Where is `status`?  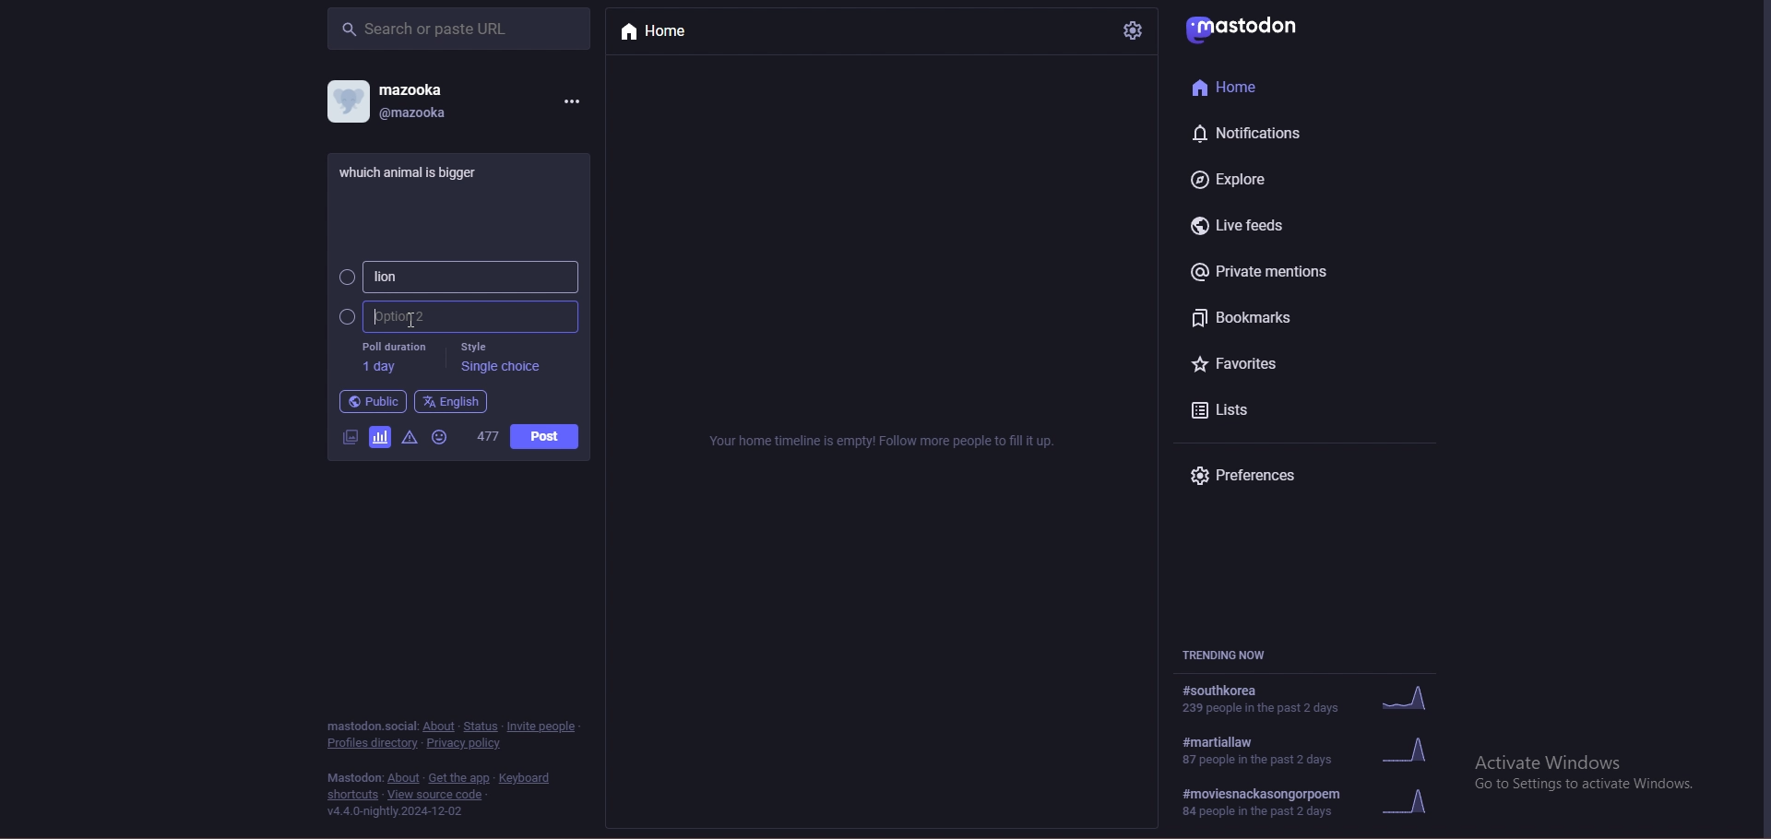 status is located at coordinates (481, 727).